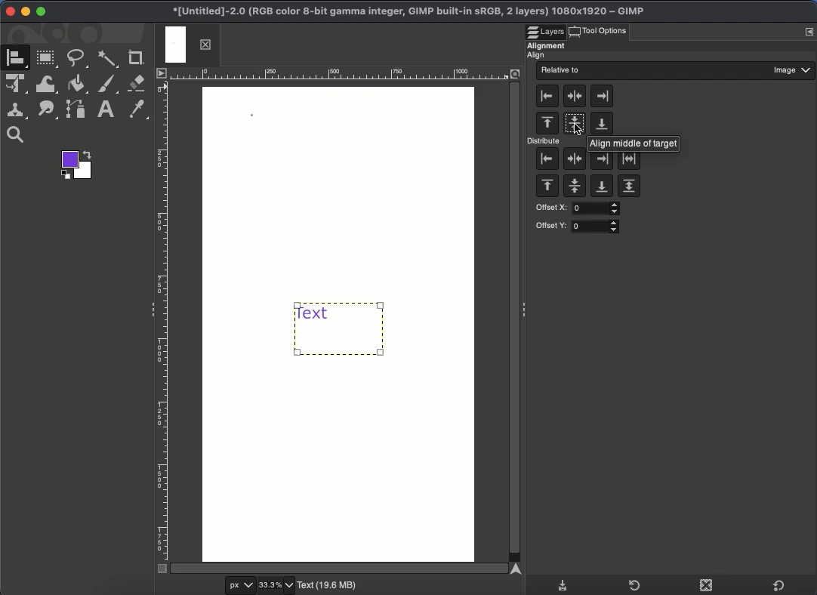  Describe the element at coordinates (516, 322) in the screenshot. I see `Scroll` at that location.